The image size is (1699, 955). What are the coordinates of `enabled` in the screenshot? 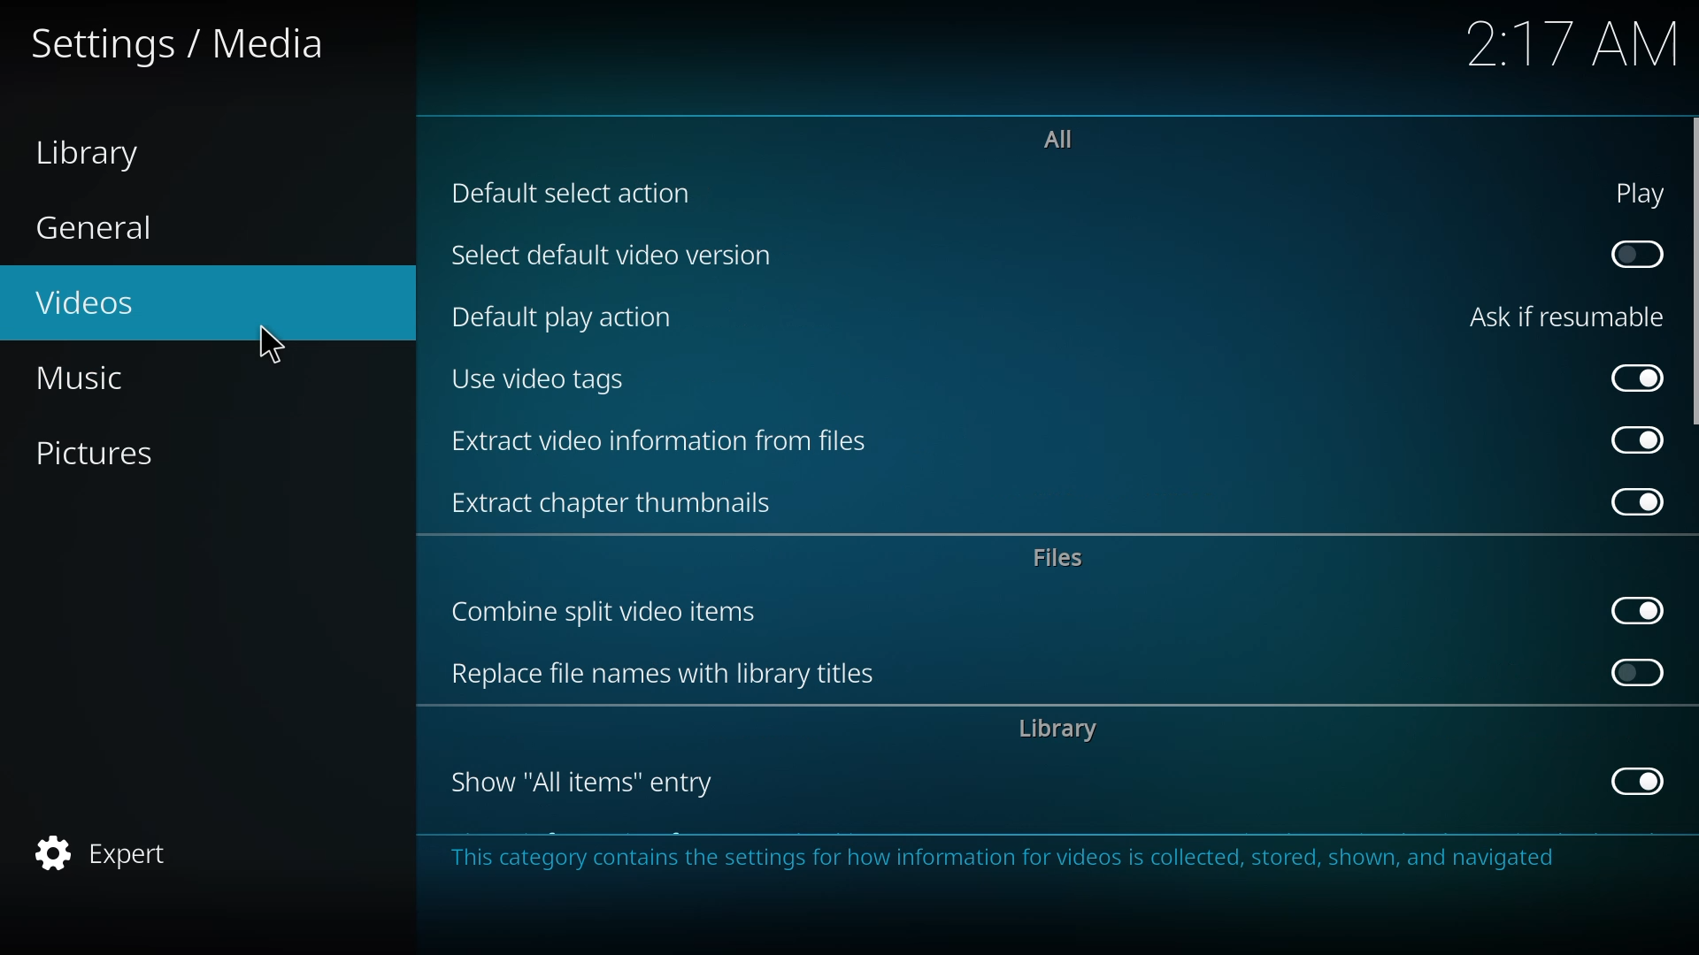 It's located at (1632, 439).